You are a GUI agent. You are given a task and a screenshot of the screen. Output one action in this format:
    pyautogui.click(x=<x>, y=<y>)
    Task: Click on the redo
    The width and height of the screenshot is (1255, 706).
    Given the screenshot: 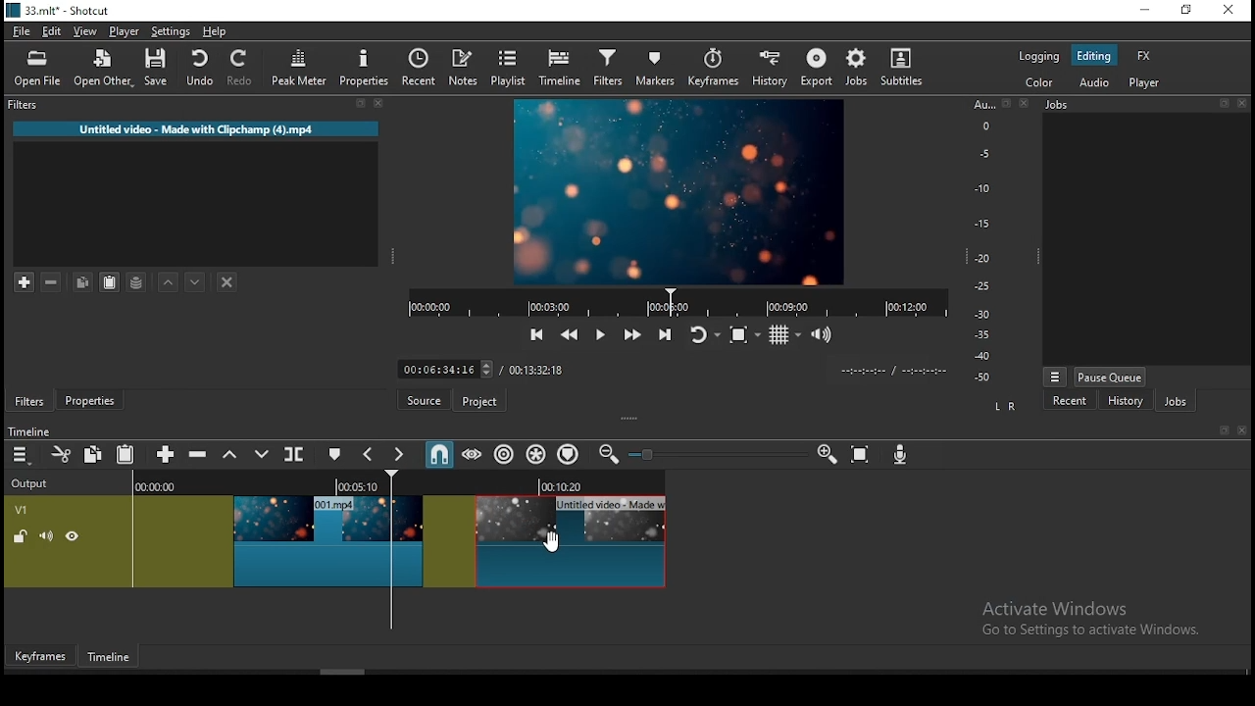 What is the action you would take?
    pyautogui.click(x=243, y=71)
    